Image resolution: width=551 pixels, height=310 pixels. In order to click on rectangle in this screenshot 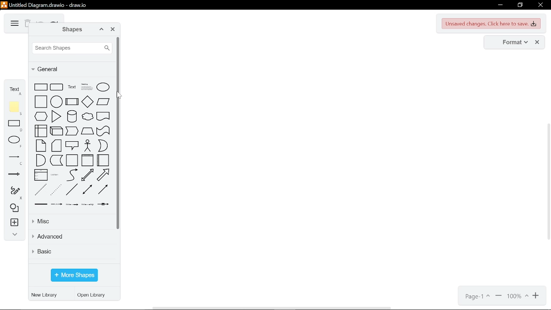, I will do `click(15, 126)`.